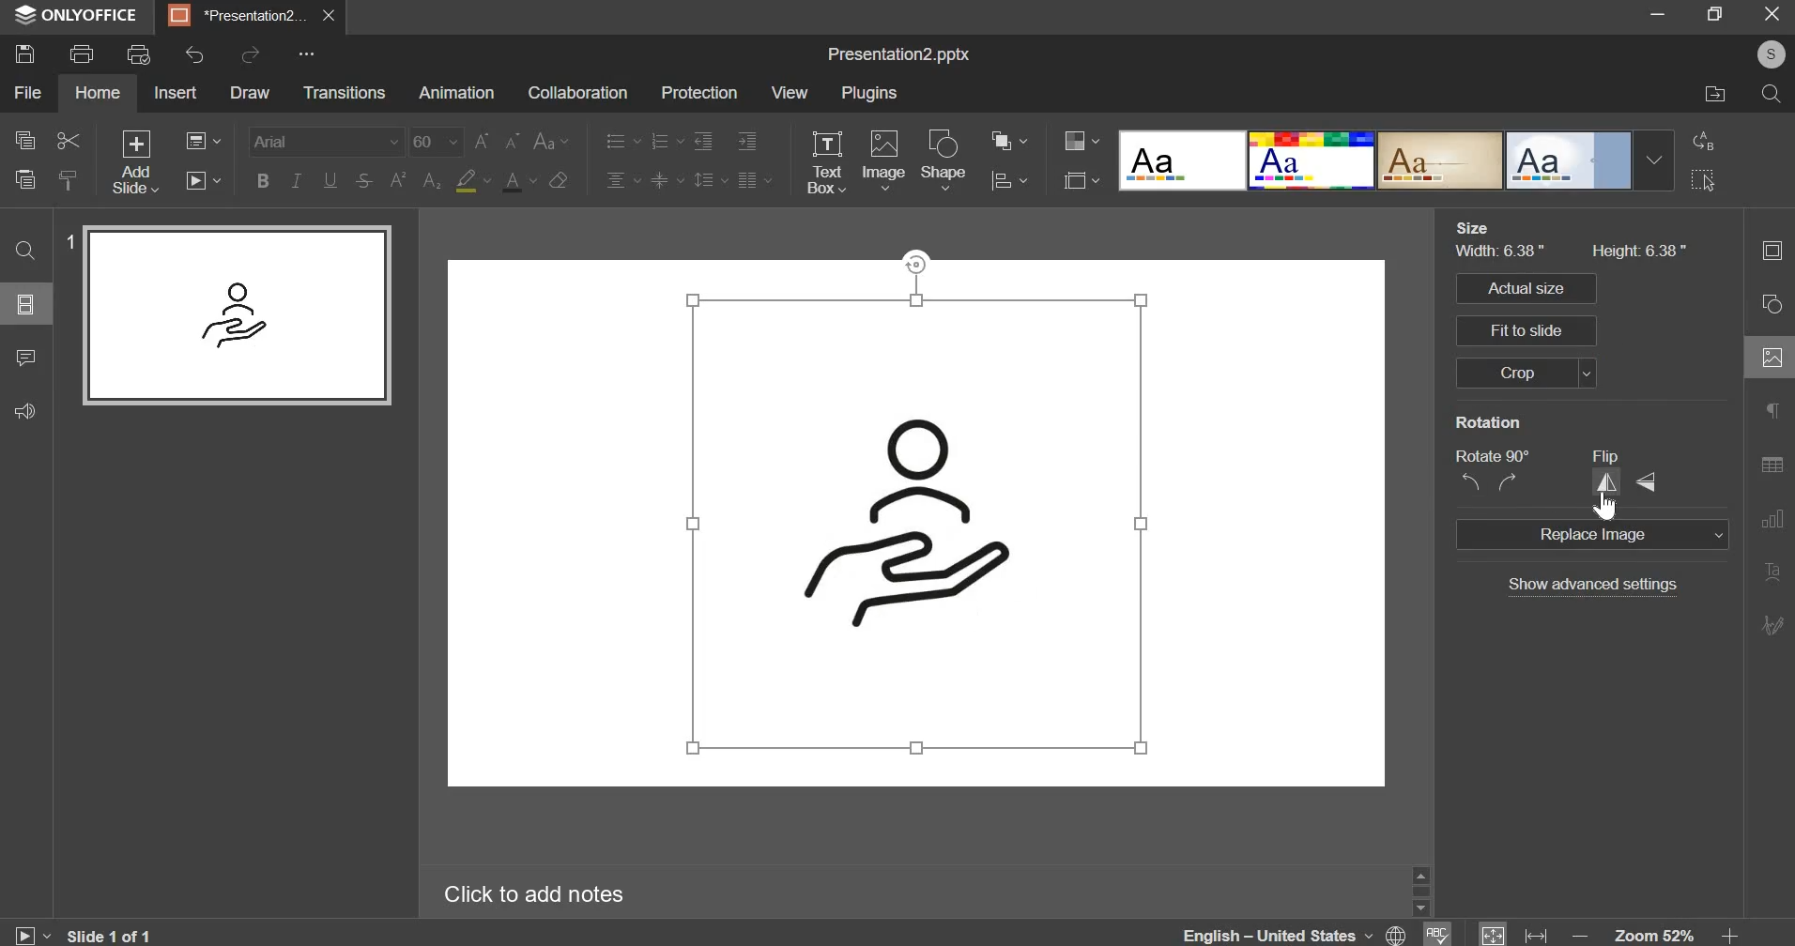 The image size is (1795, 946). Describe the element at coordinates (896, 54) in the screenshot. I see `Presentation2.pptx` at that location.